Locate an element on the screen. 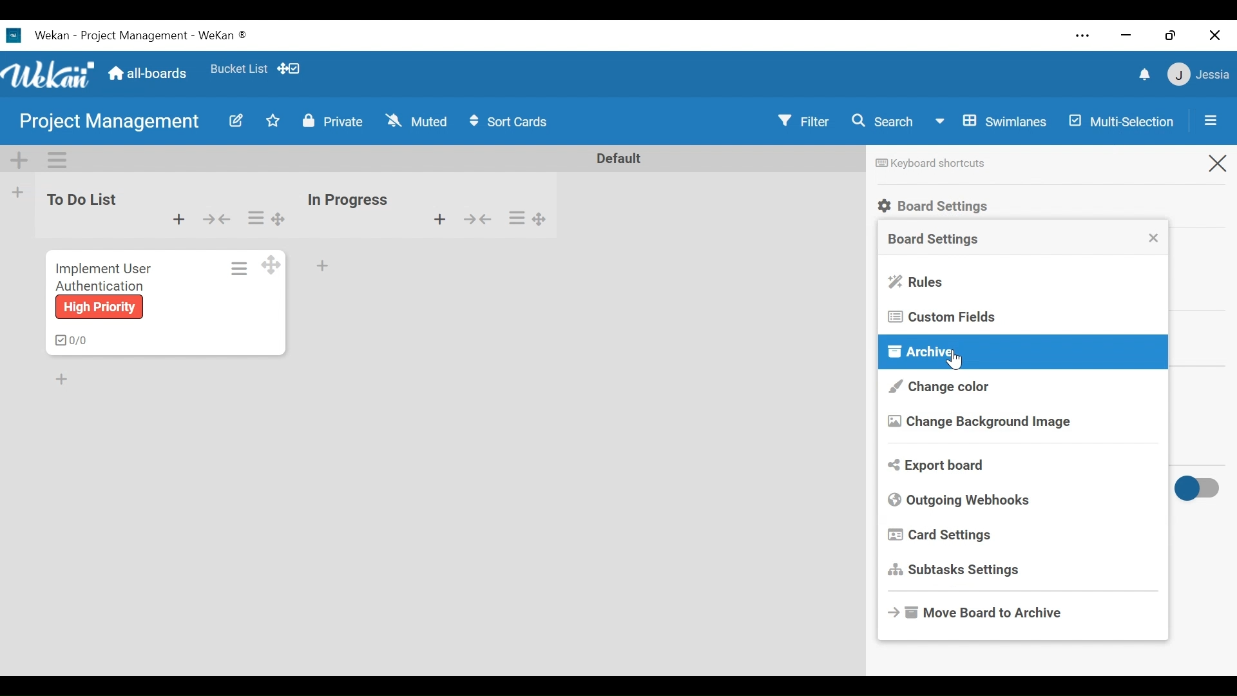 This screenshot has height=696, width=1237. Add Card to top of the list is located at coordinates (439, 219).